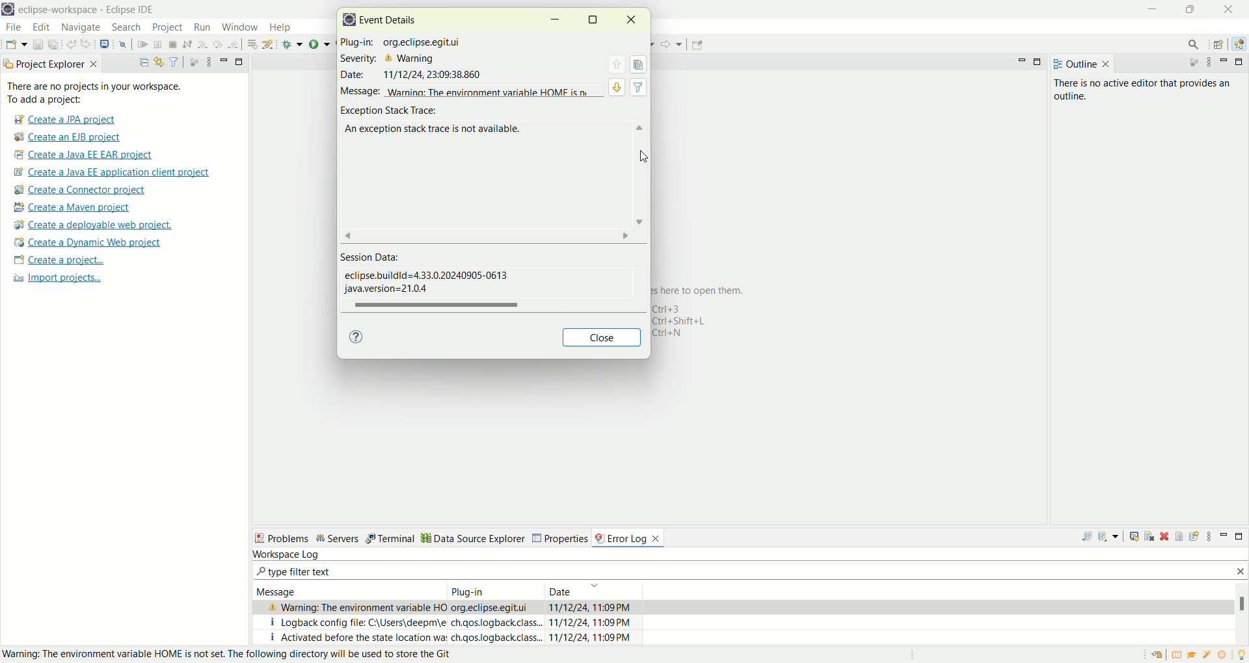  What do you see at coordinates (399, 623) in the screenshot?
I see `i logback config file C:/Users/deepm/e ch.qos.logback.class` at bounding box center [399, 623].